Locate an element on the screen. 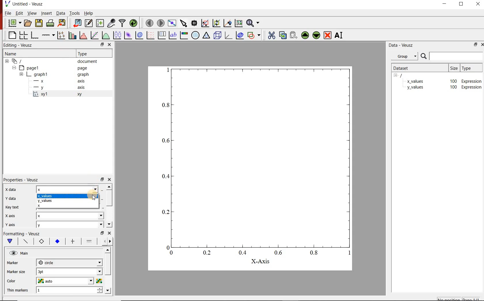 The height and width of the screenshot is (301, 484). type is located at coordinates (470, 68).